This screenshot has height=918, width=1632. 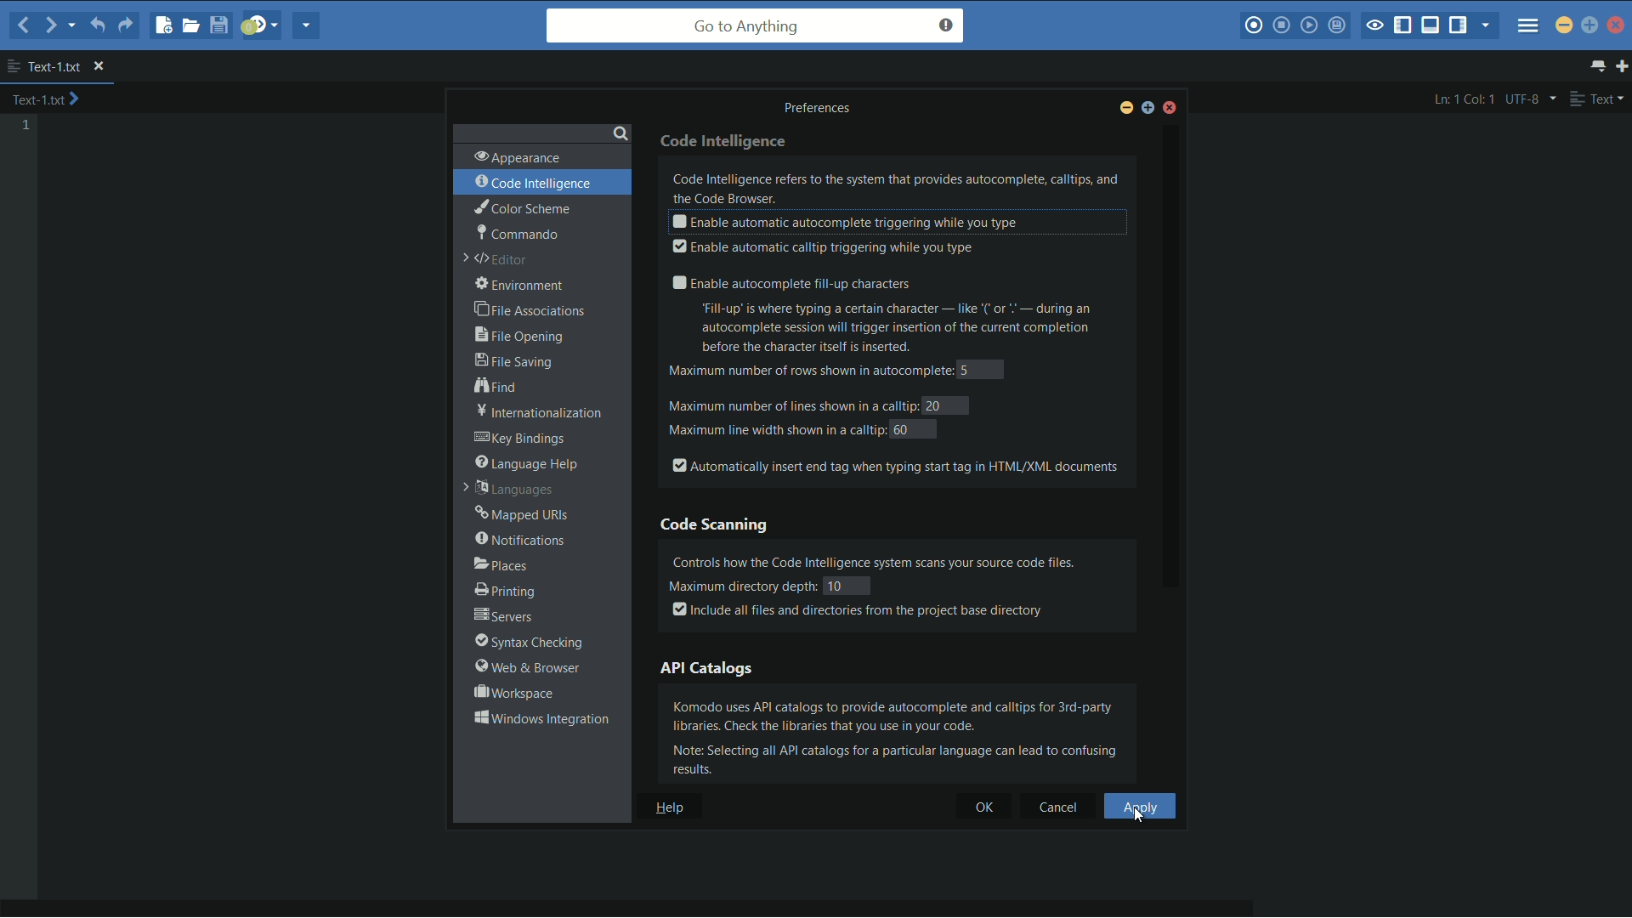 I want to click on menu, so click(x=1528, y=20).